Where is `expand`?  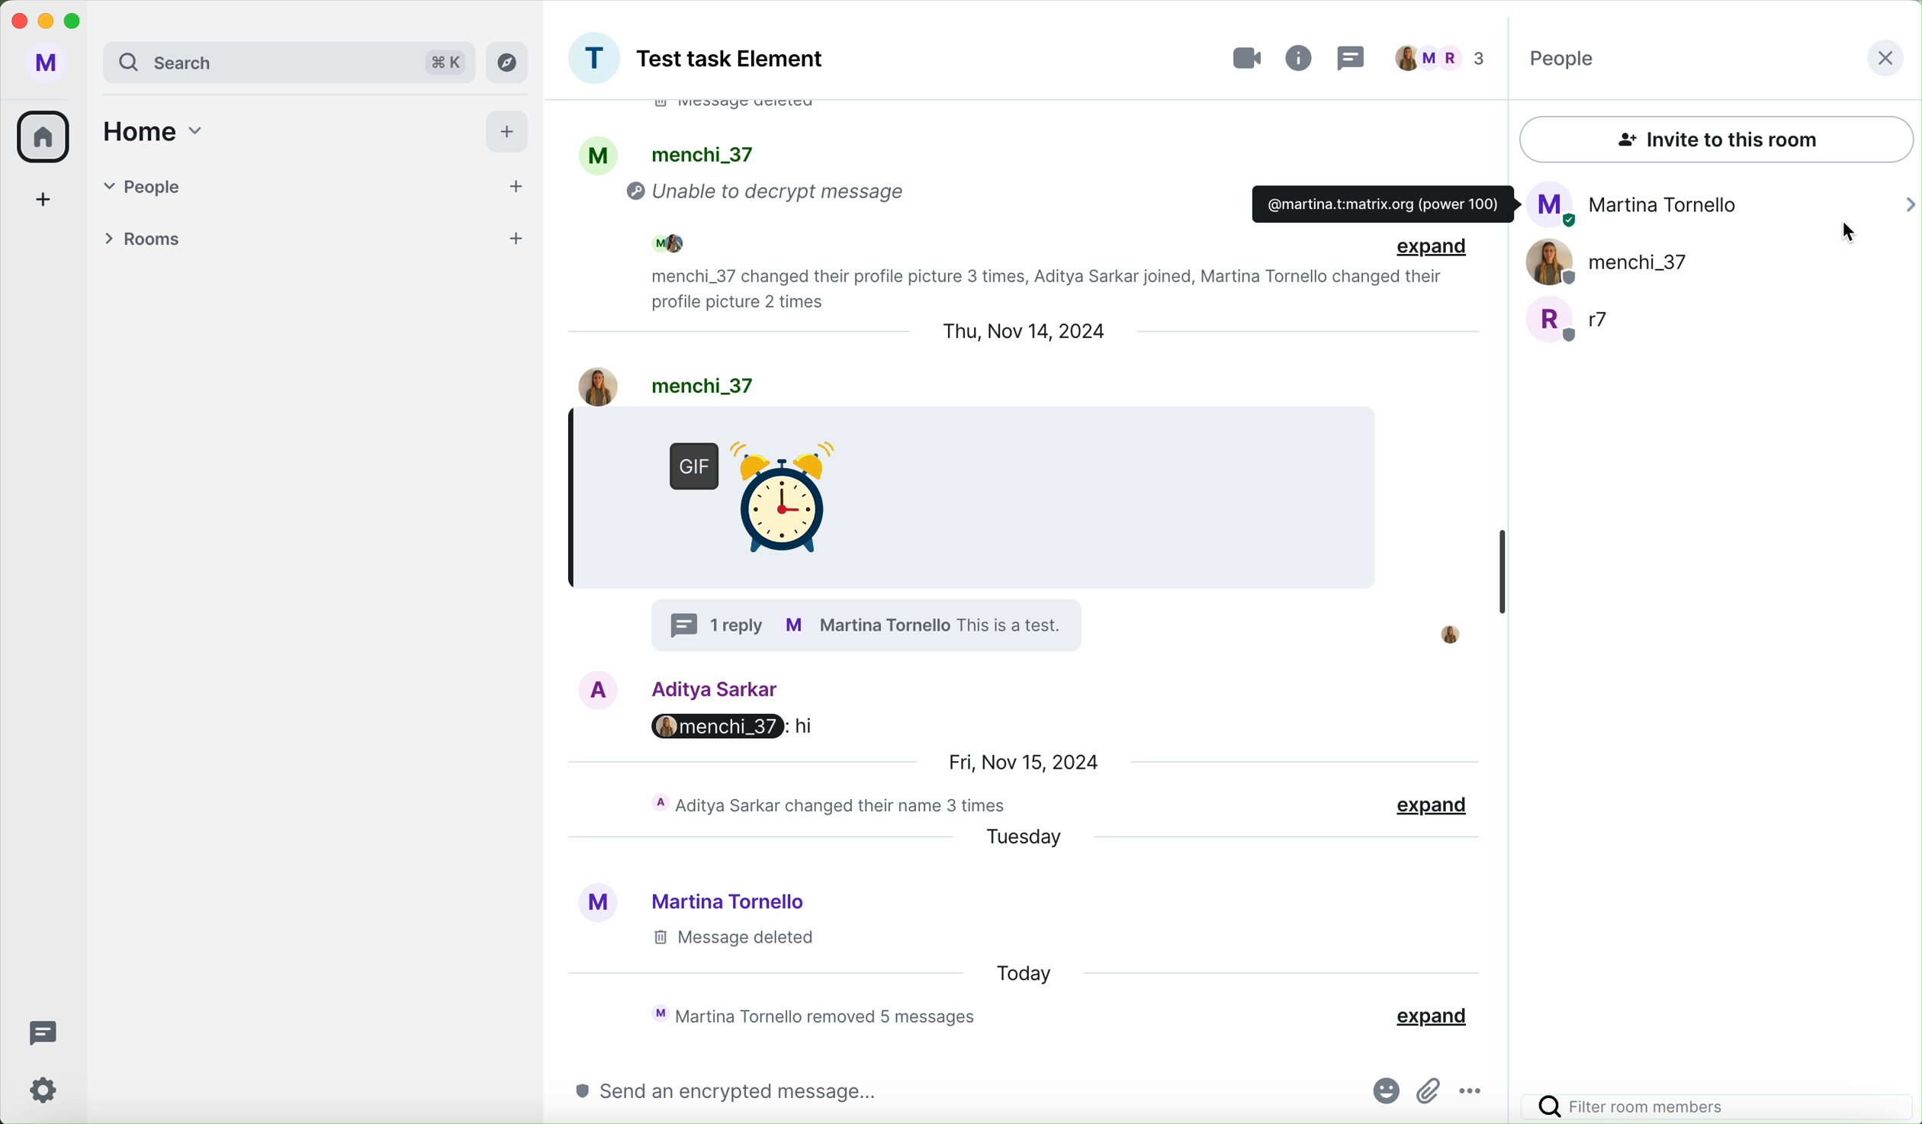
expand is located at coordinates (1433, 805).